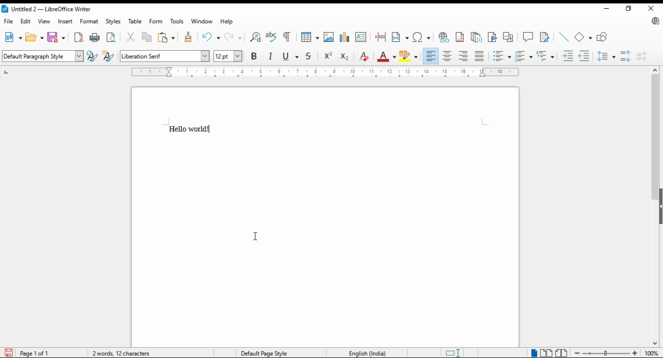 This screenshot has width=663, height=358. Describe the element at coordinates (254, 236) in the screenshot. I see `mouse pointer` at that location.